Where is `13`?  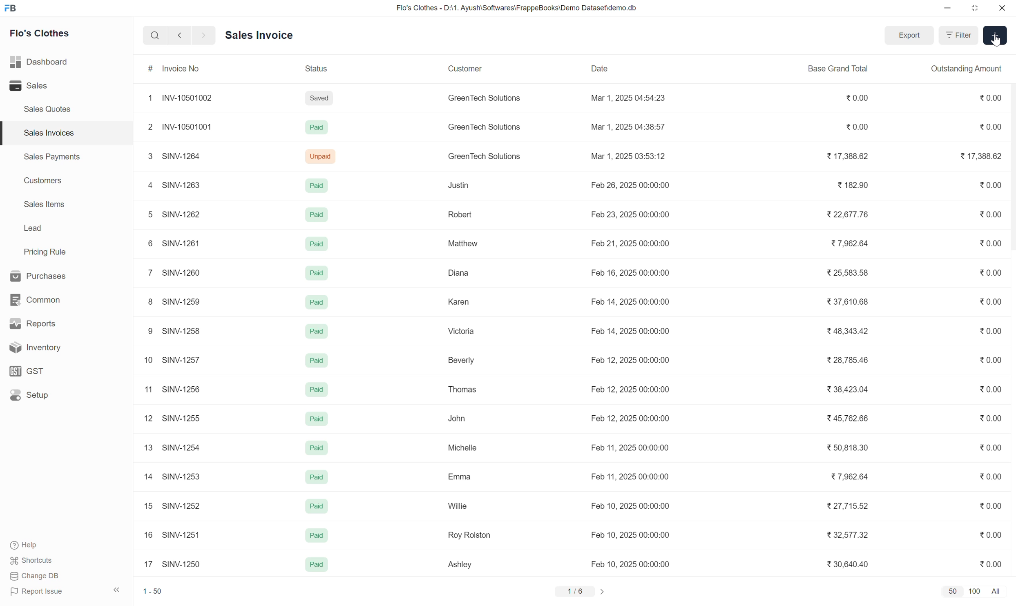 13 is located at coordinates (147, 449).